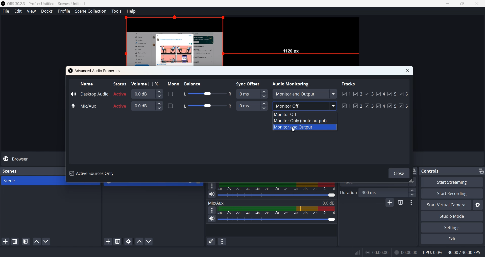 This screenshot has height=257, width=485. Describe the element at coordinates (93, 174) in the screenshot. I see `Active Sources Only` at that location.